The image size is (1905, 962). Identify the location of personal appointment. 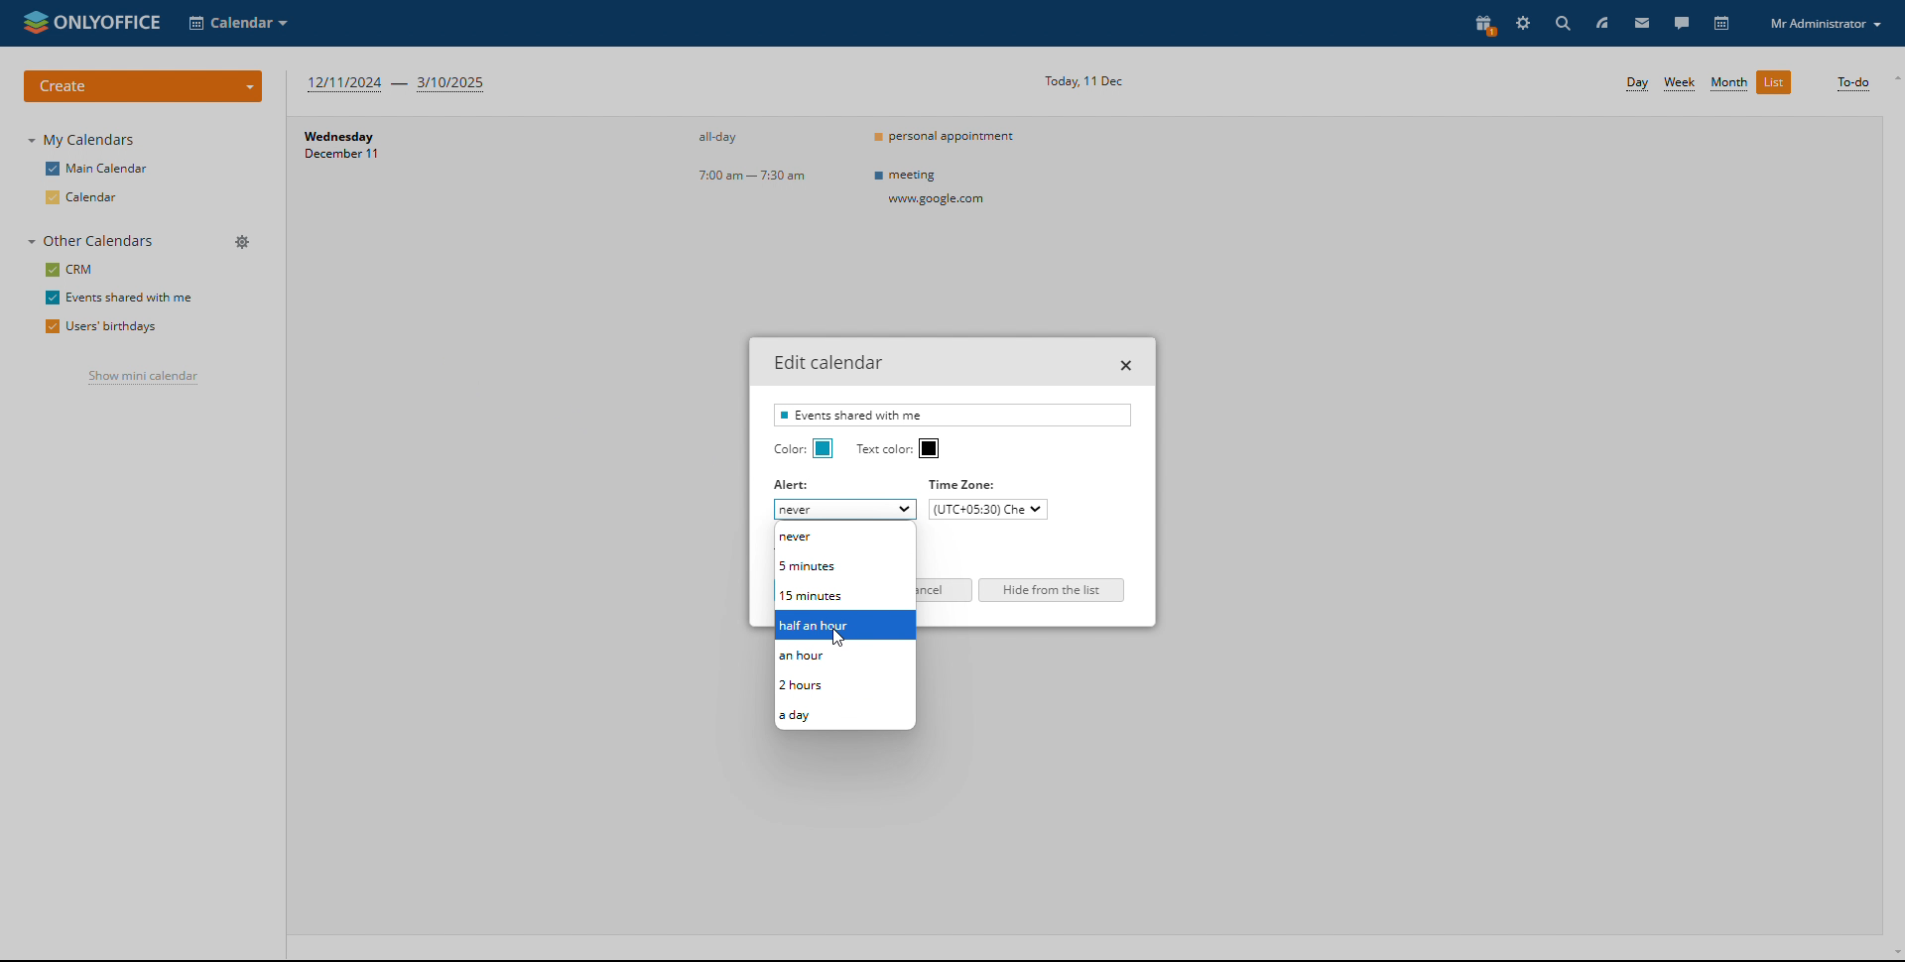
(949, 135).